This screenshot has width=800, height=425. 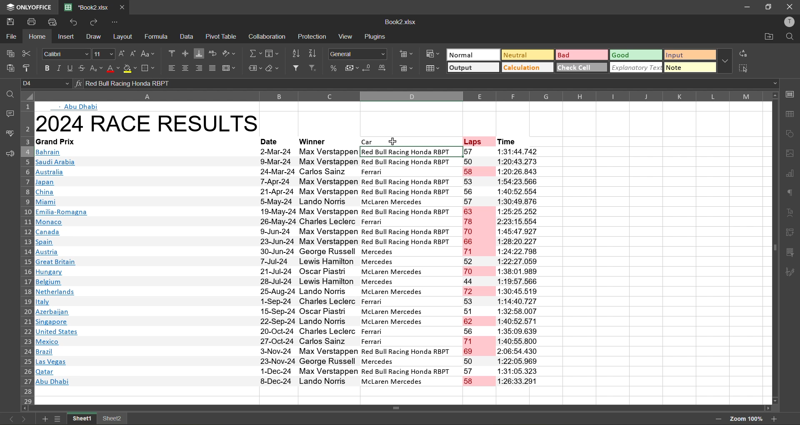 I want to click on neutral, so click(x=527, y=56).